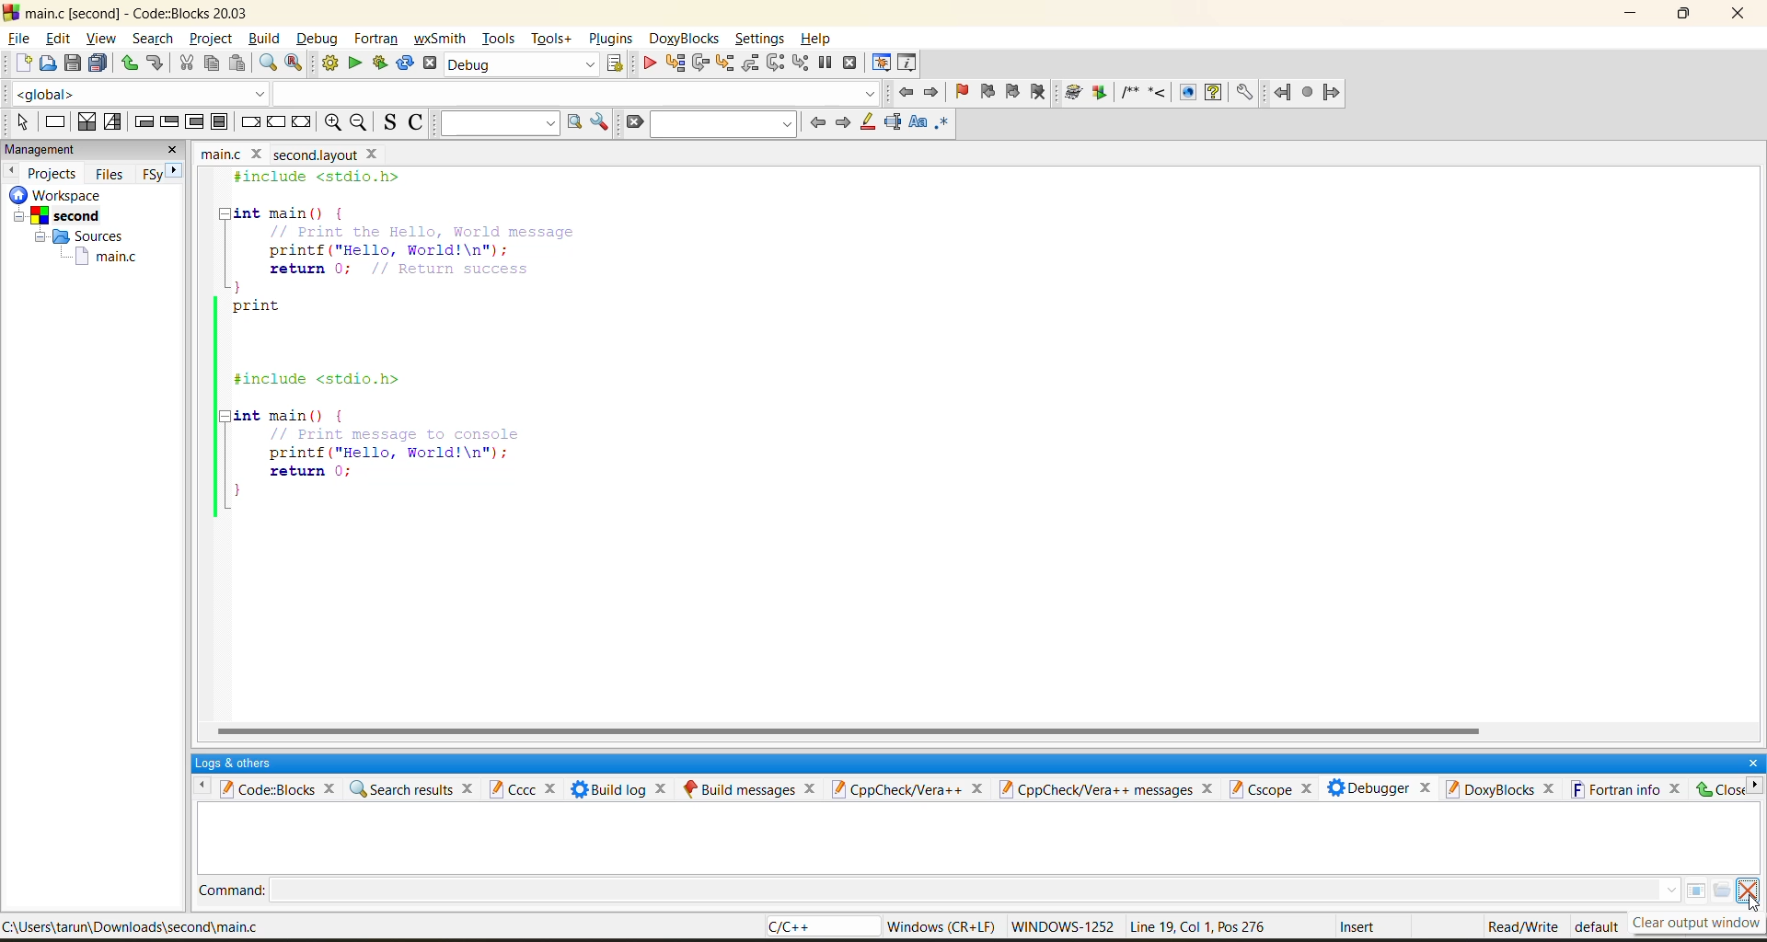 The image size is (1767, 942). I want to click on highlight, so click(868, 123).